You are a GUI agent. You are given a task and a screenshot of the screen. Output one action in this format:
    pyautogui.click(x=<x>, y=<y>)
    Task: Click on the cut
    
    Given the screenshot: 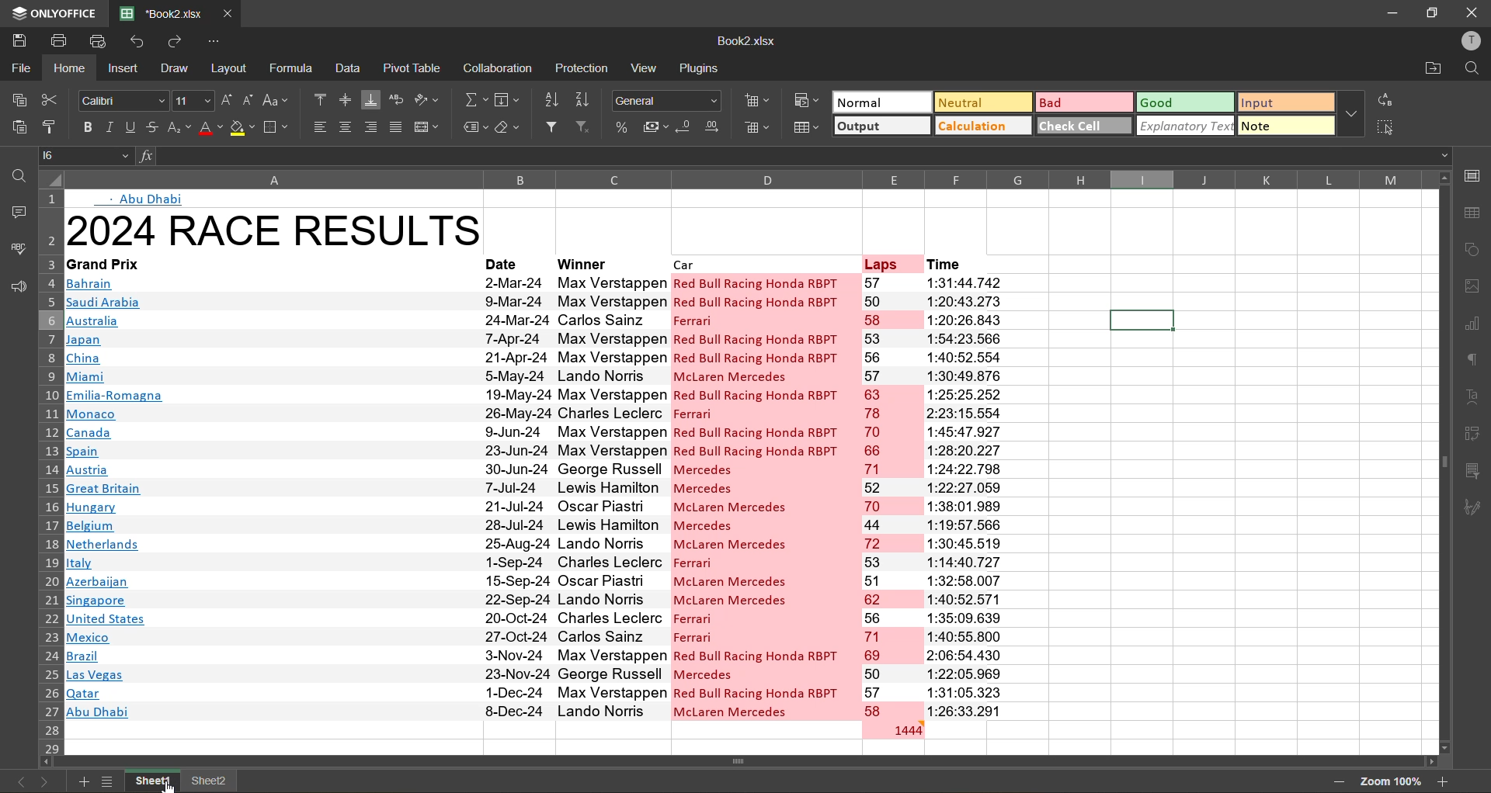 What is the action you would take?
    pyautogui.click(x=51, y=99)
    